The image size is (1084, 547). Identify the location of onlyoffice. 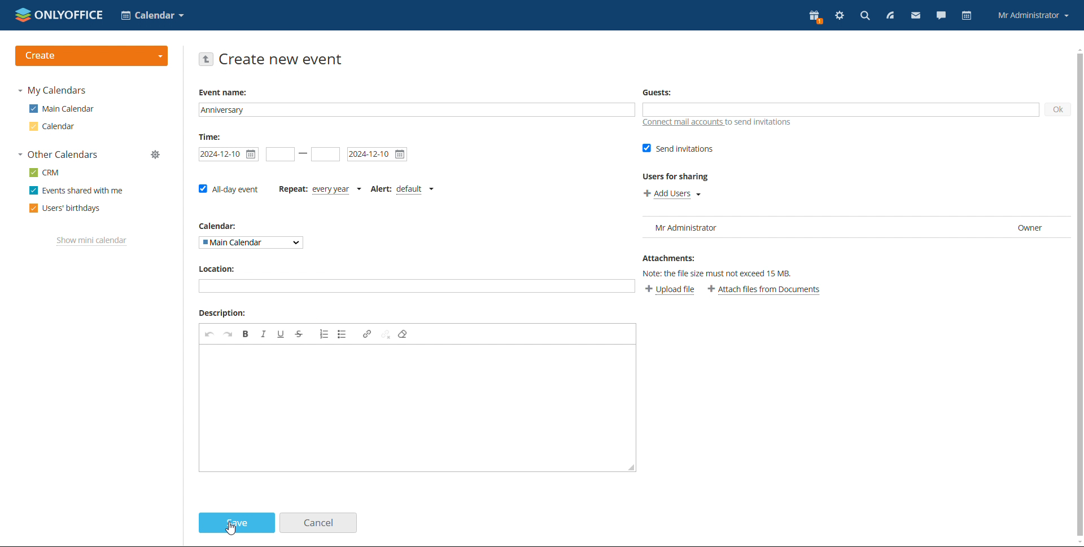
(71, 14).